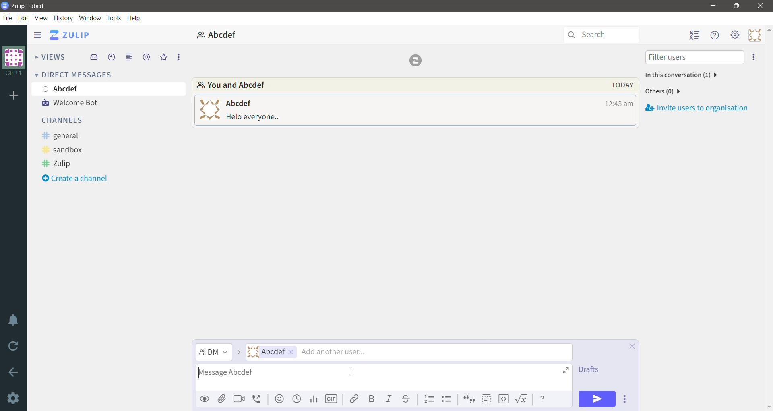 This screenshot has width=773, height=411. What do you see at coordinates (738, 6) in the screenshot?
I see `Restore Down` at bounding box center [738, 6].